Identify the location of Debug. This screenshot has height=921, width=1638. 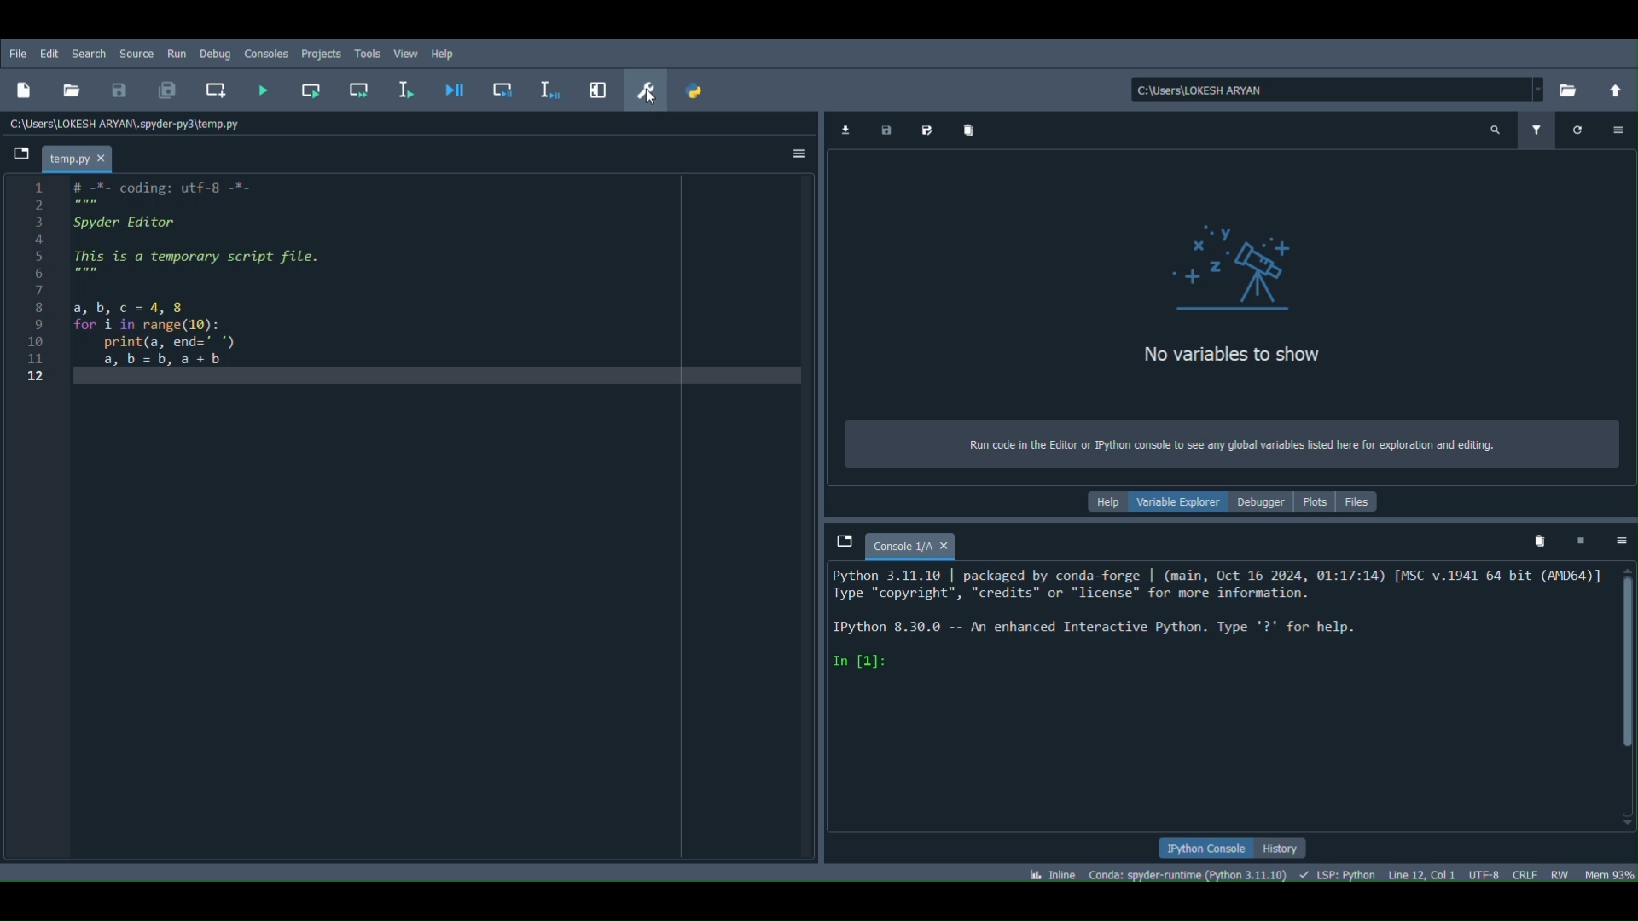
(215, 54).